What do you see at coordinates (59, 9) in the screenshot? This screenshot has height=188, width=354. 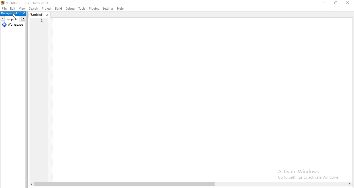 I see `Build ` at bounding box center [59, 9].